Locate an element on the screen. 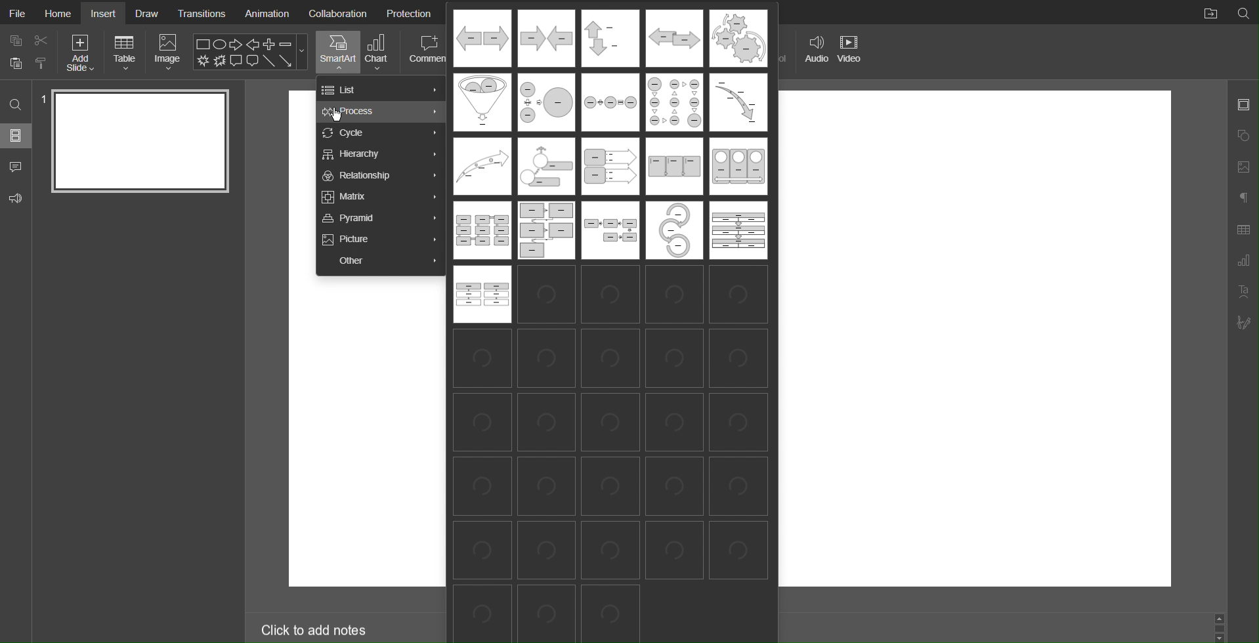  Animation is located at coordinates (267, 12).